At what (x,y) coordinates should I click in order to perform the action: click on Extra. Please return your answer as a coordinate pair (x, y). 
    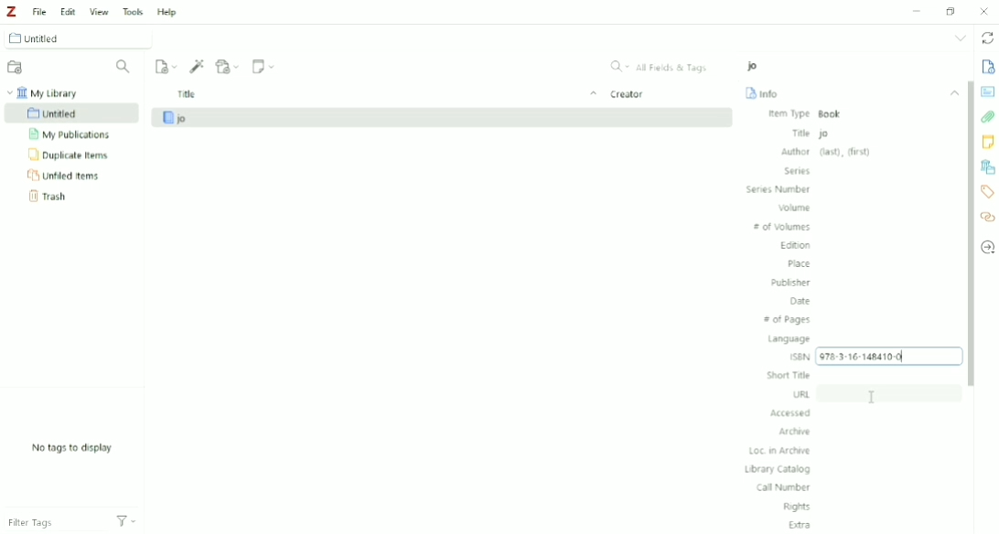
    Looking at the image, I should click on (800, 525).